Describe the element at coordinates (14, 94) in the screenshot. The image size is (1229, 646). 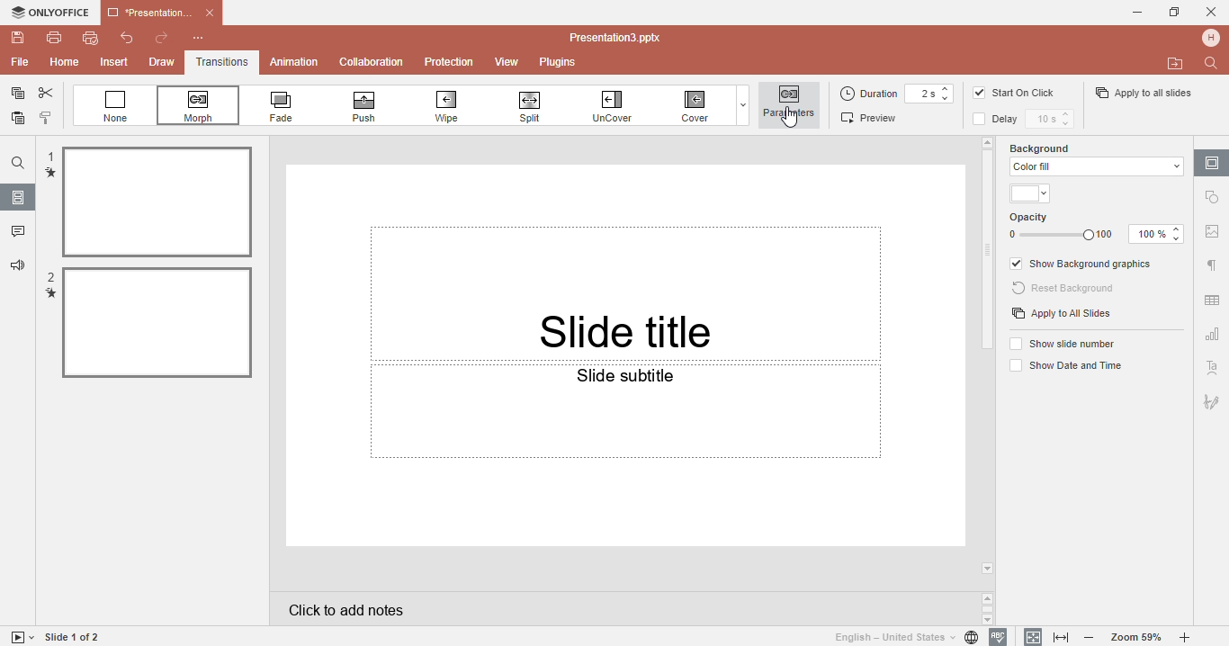
I see `Copy` at that location.